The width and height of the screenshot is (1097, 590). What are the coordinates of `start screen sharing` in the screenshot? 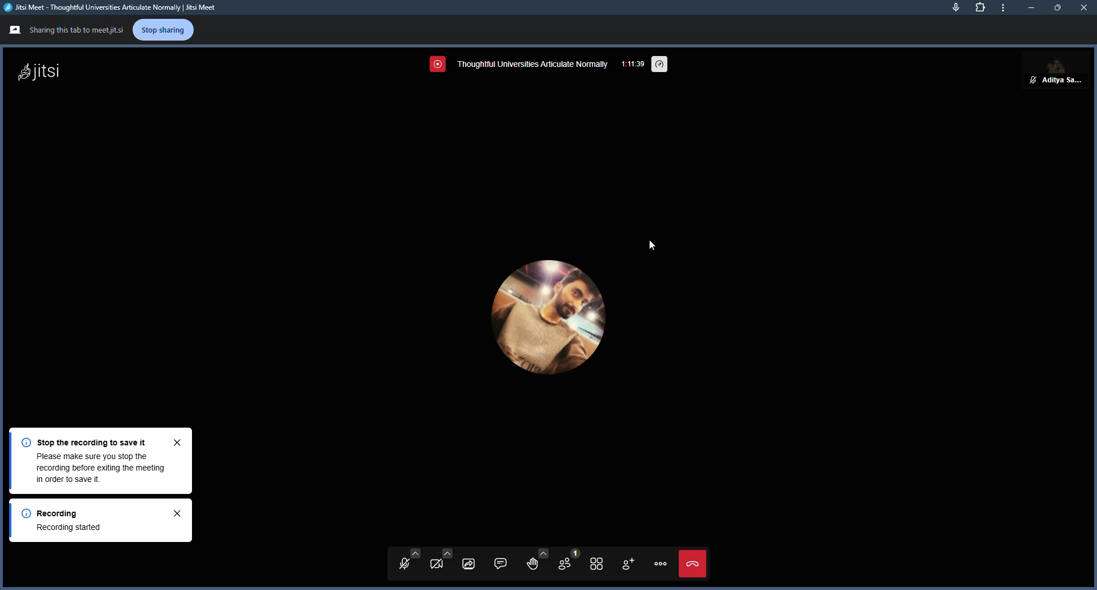 It's located at (470, 563).